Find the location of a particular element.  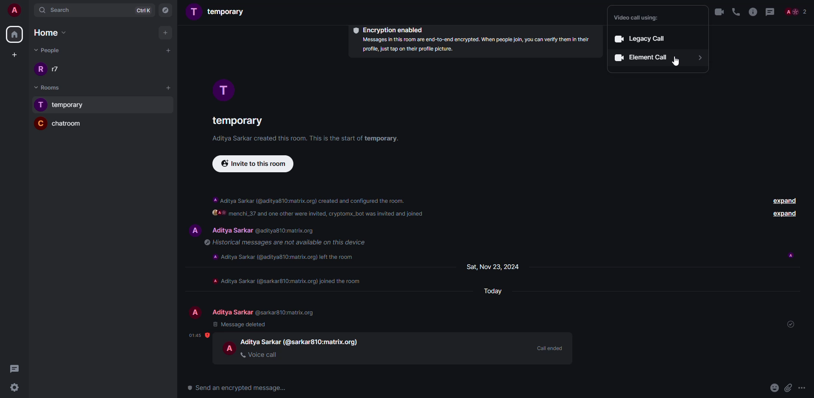

send encrypted message is located at coordinates (238, 387).